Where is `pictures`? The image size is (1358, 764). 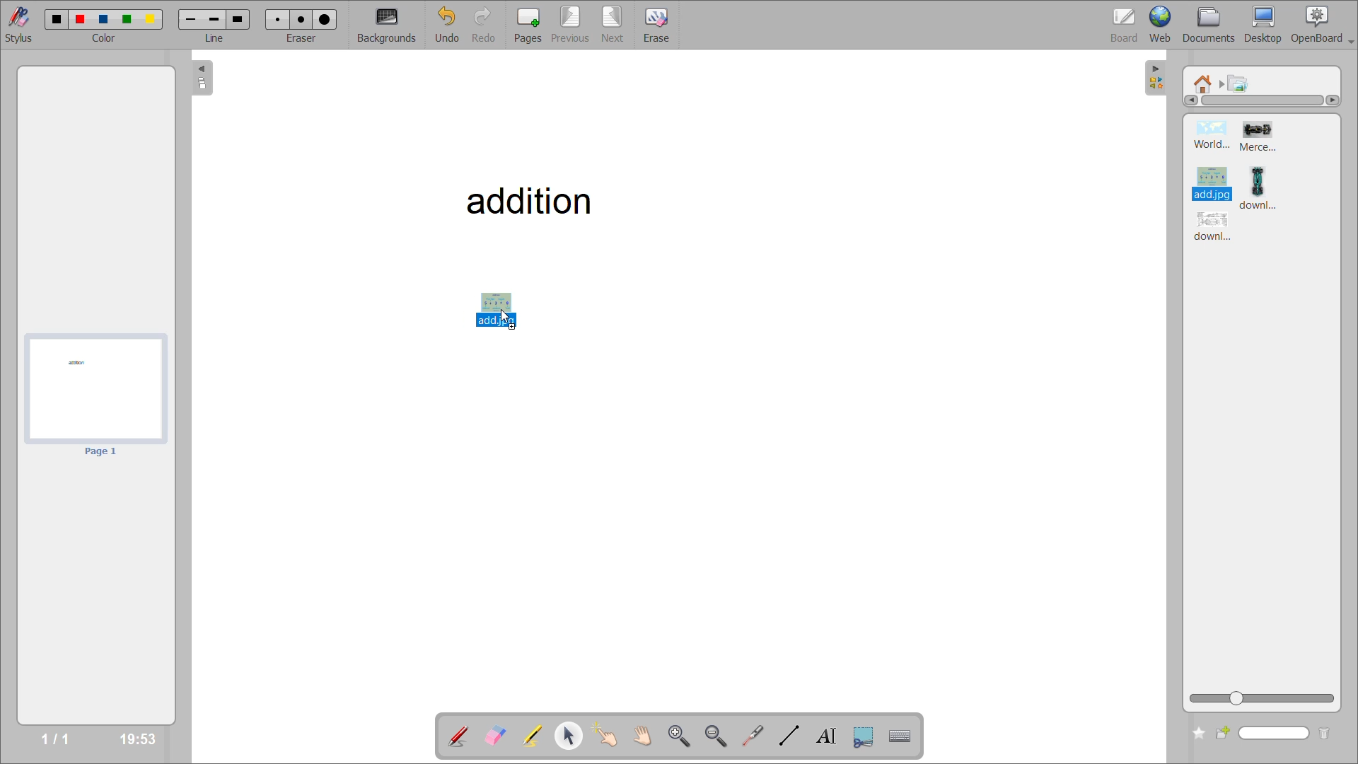
pictures is located at coordinates (1240, 83).